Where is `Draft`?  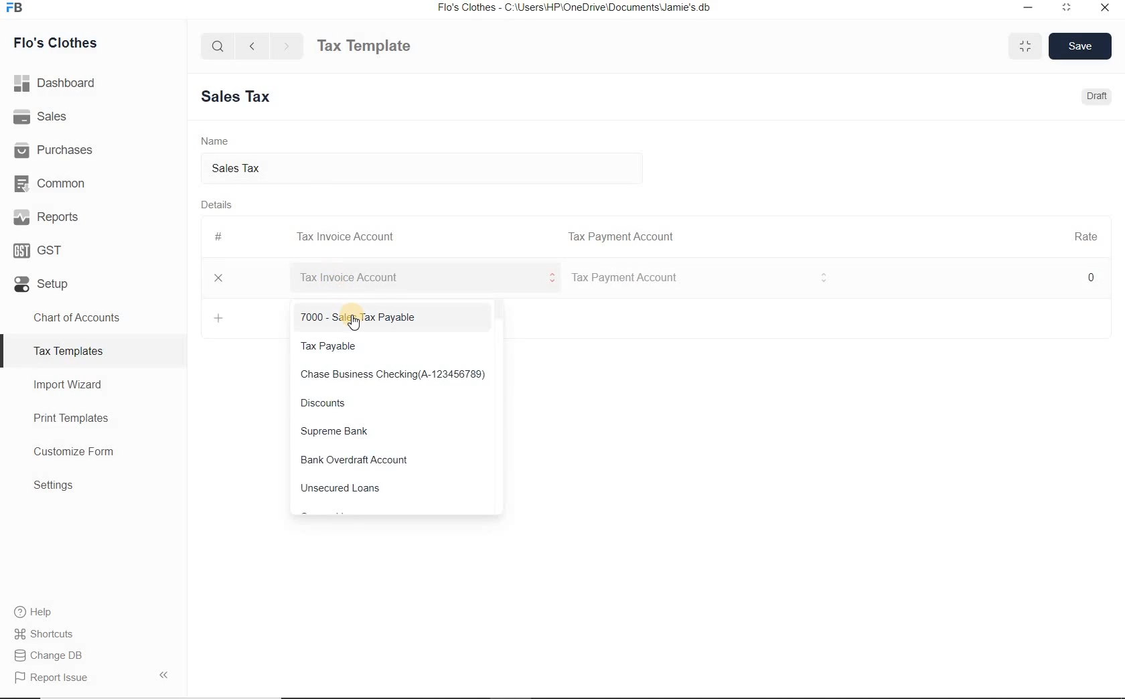 Draft is located at coordinates (1098, 96).